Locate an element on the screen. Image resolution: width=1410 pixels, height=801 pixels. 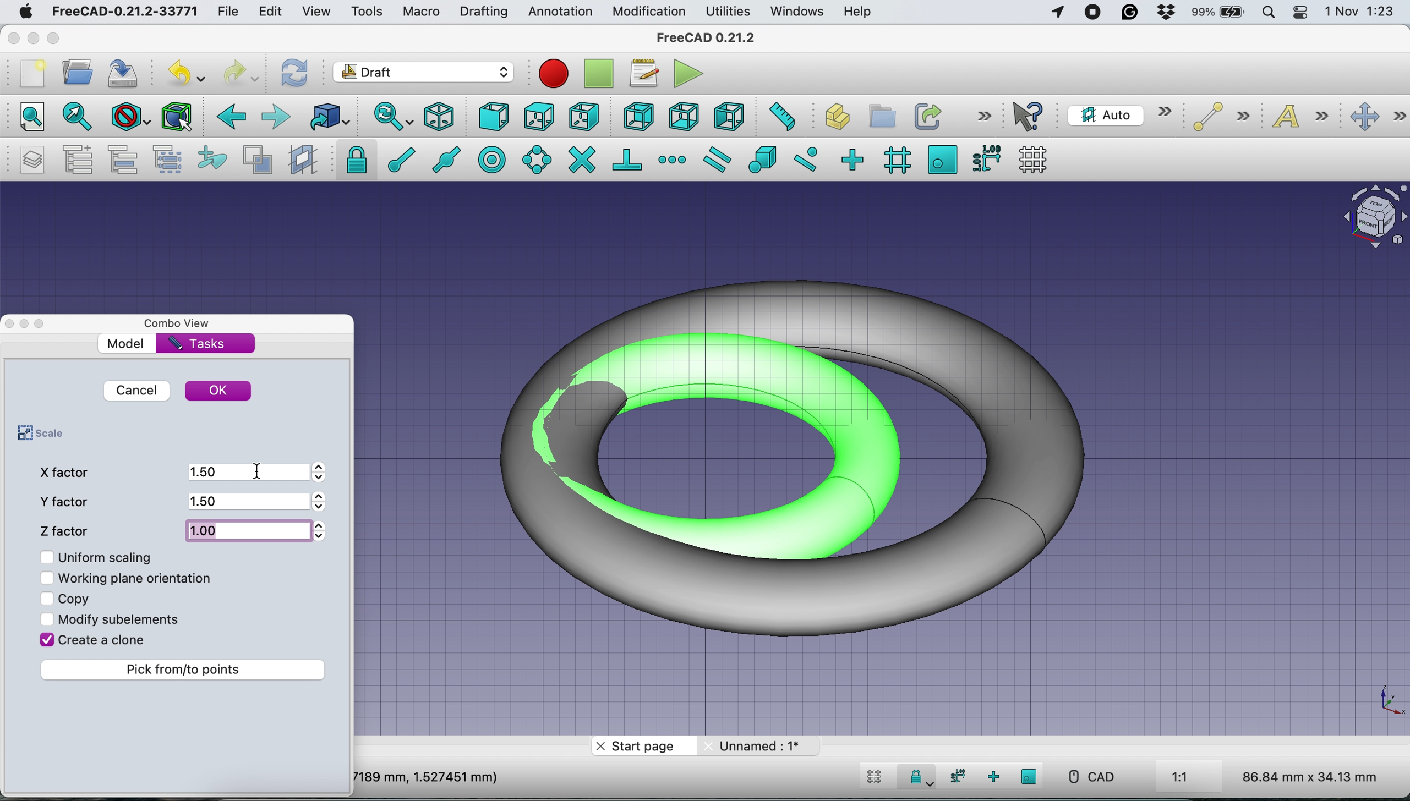
file is located at coordinates (232, 12).